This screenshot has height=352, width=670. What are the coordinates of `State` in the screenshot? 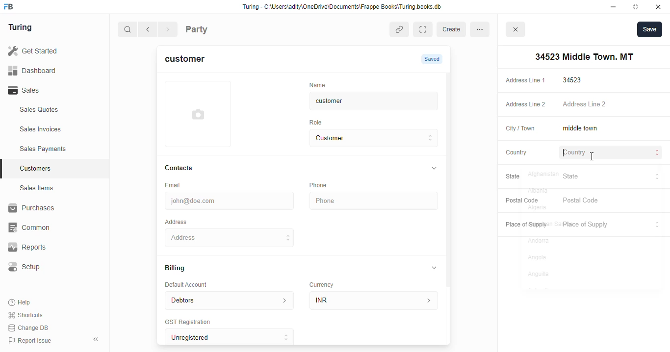 It's located at (518, 177).